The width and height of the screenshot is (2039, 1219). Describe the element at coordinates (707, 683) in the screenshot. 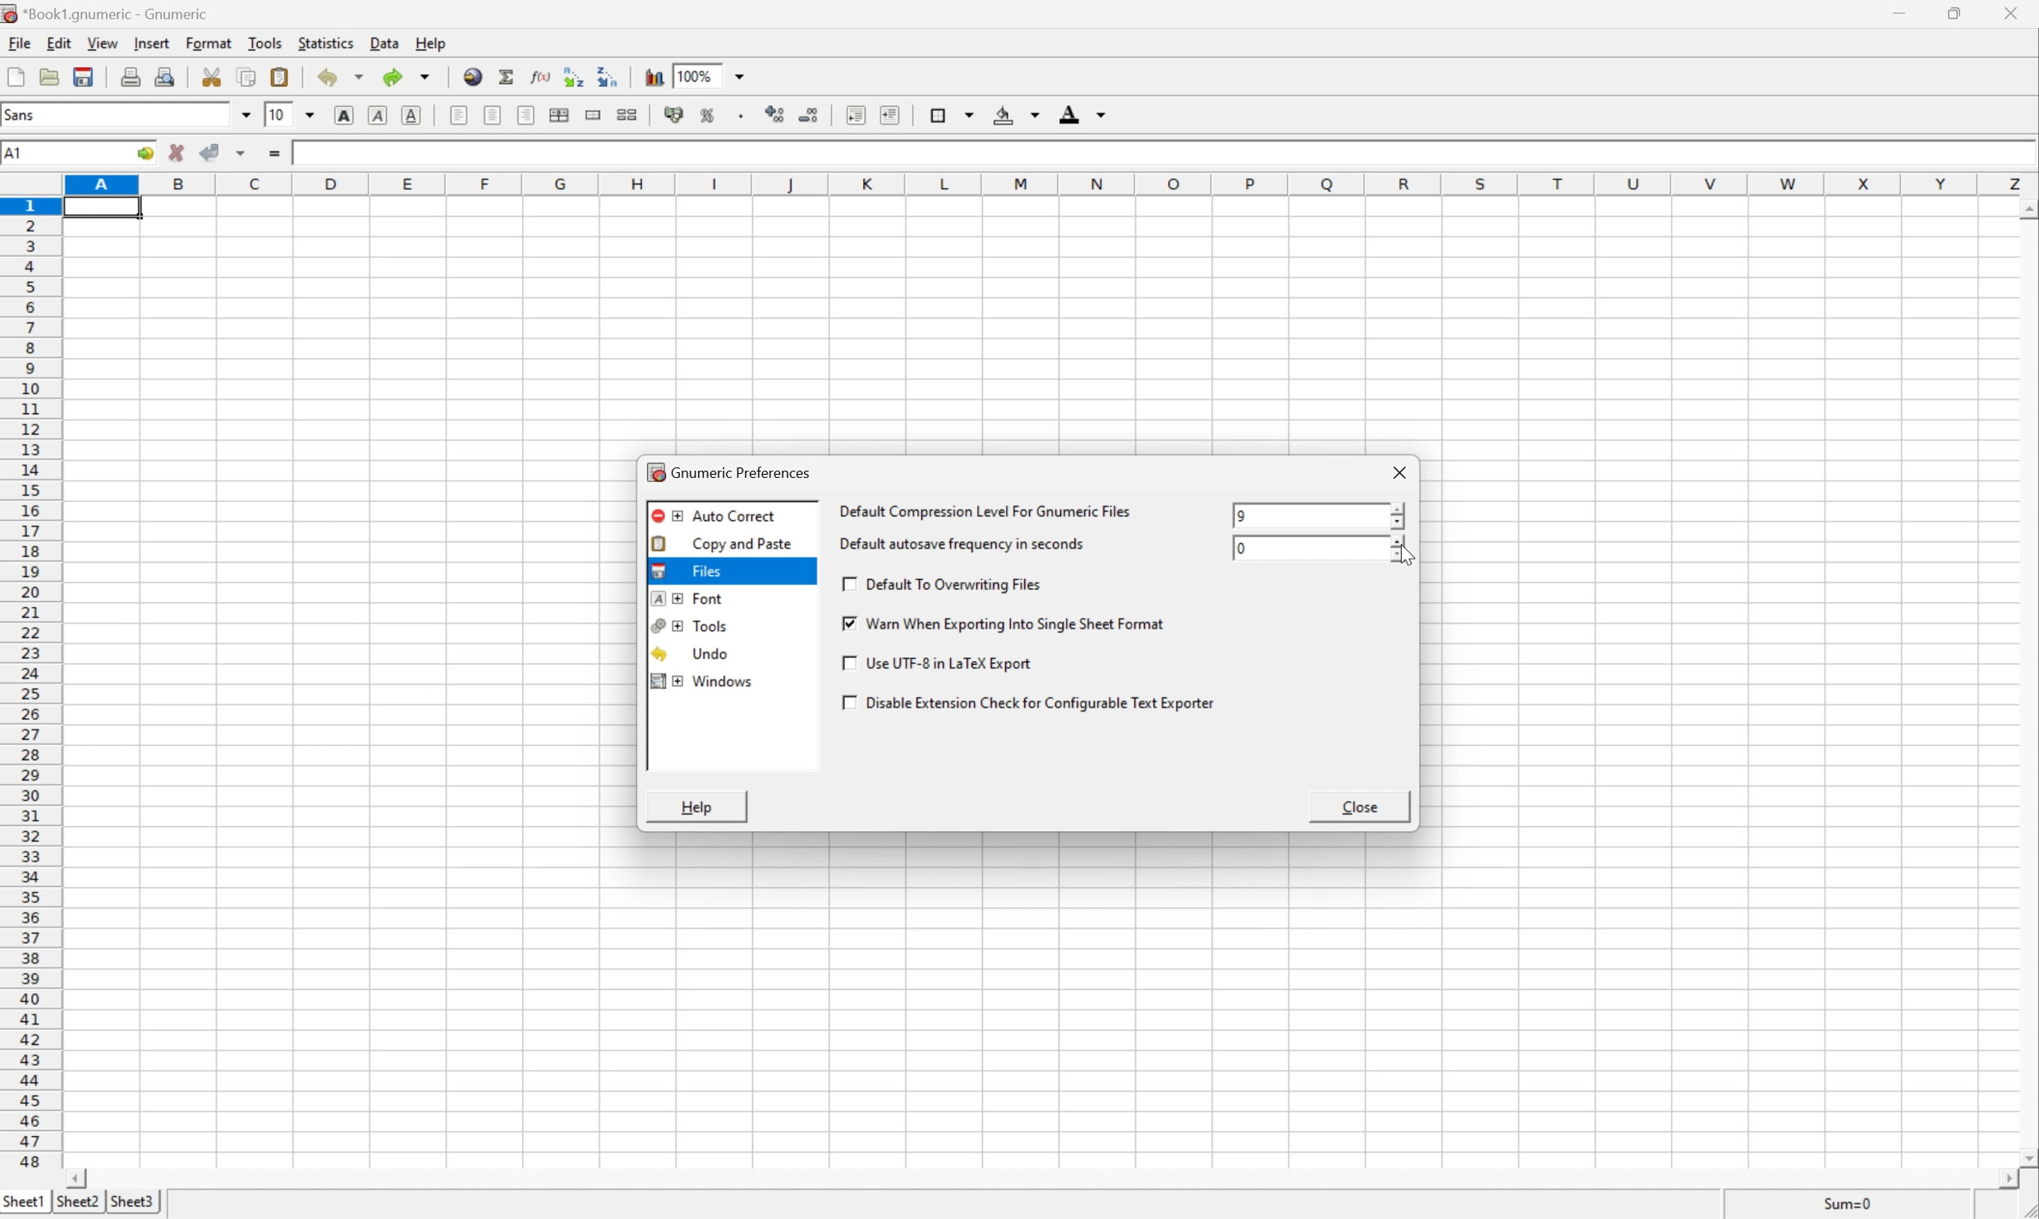

I see `windows` at that location.